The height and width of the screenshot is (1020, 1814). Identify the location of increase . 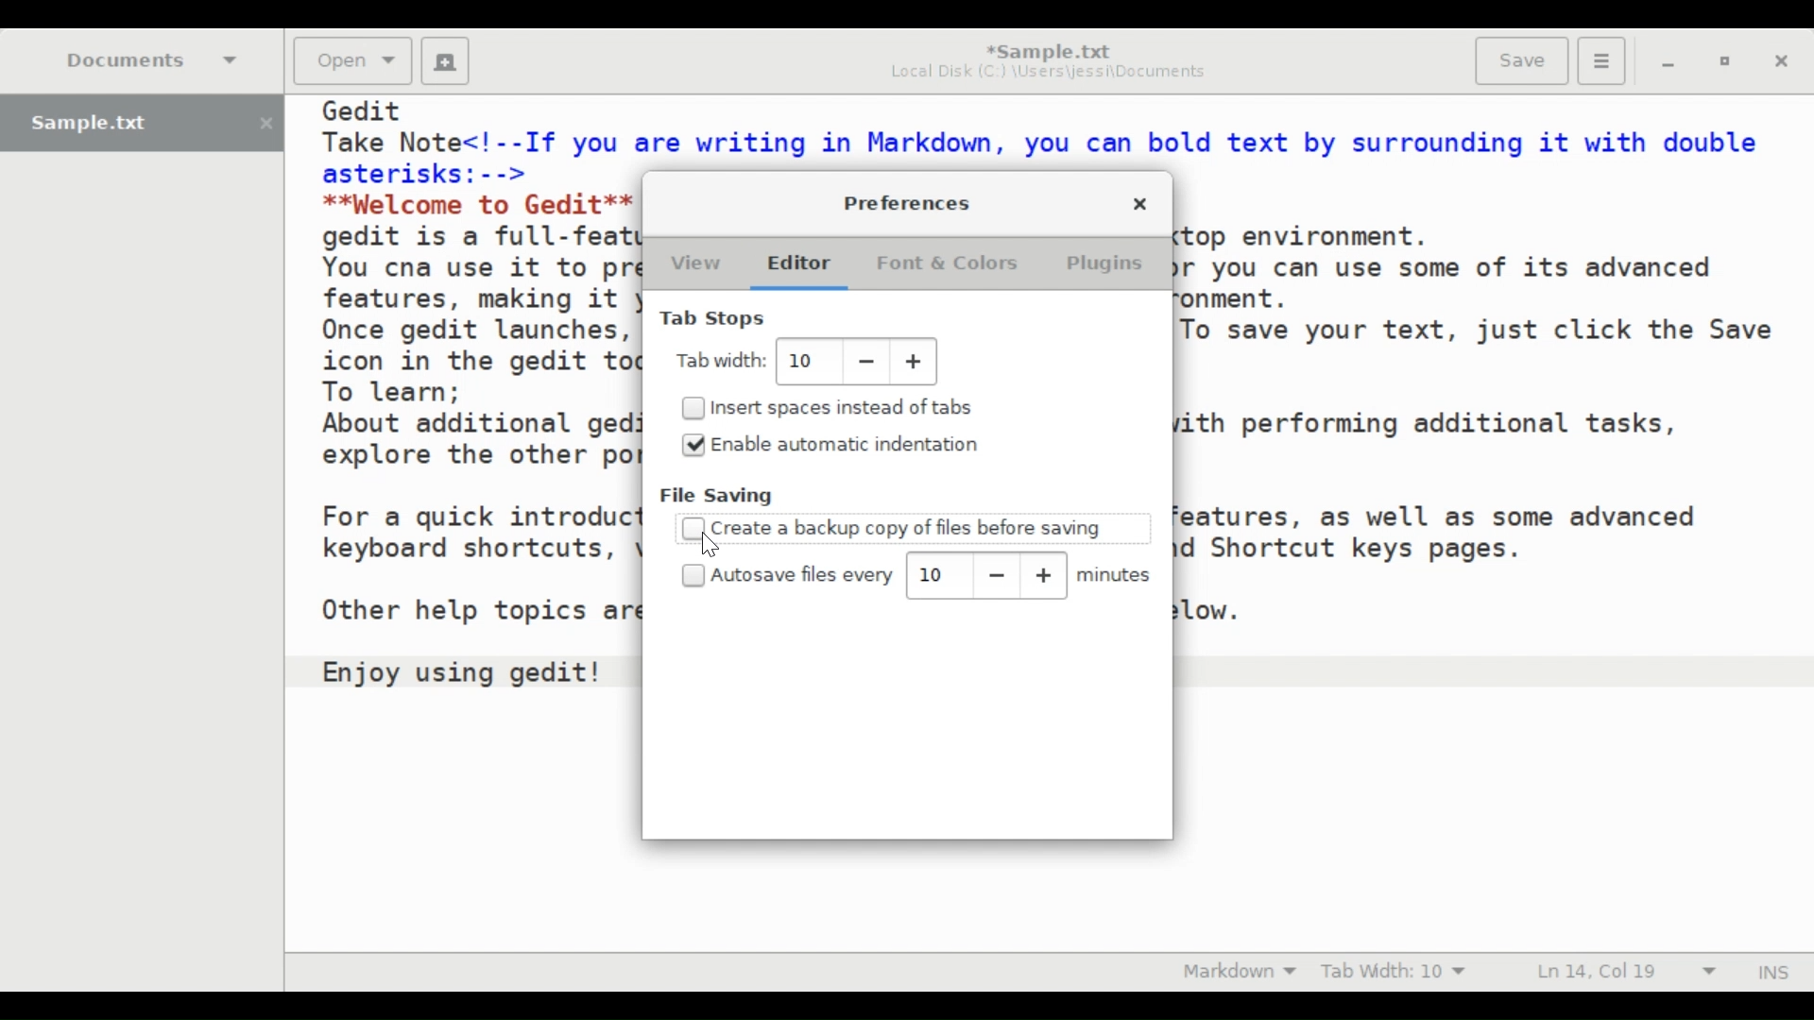
(915, 363).